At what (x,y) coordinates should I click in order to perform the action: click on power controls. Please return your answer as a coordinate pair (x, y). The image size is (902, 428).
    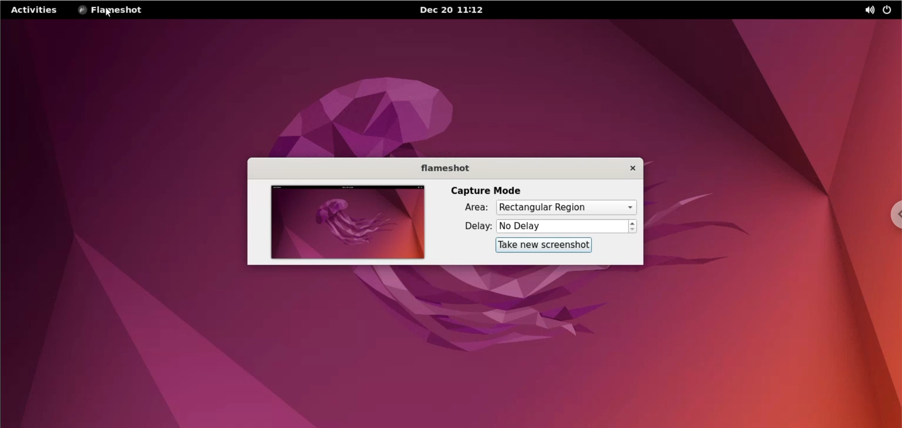
    Looking at the image, I should click on (889, 11).